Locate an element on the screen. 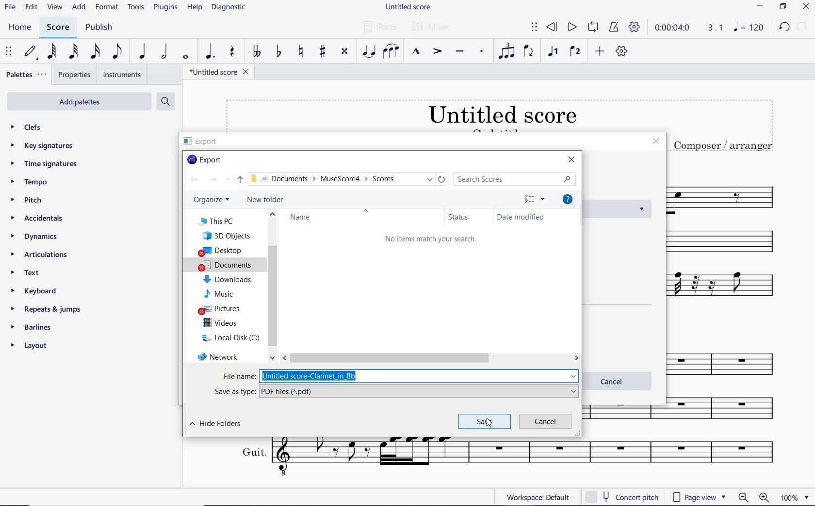 Image resolution: width=815 pixels, height=506 pixels. TOGGLE DOUBLE-SHARP is located at coordinates (344, 53).